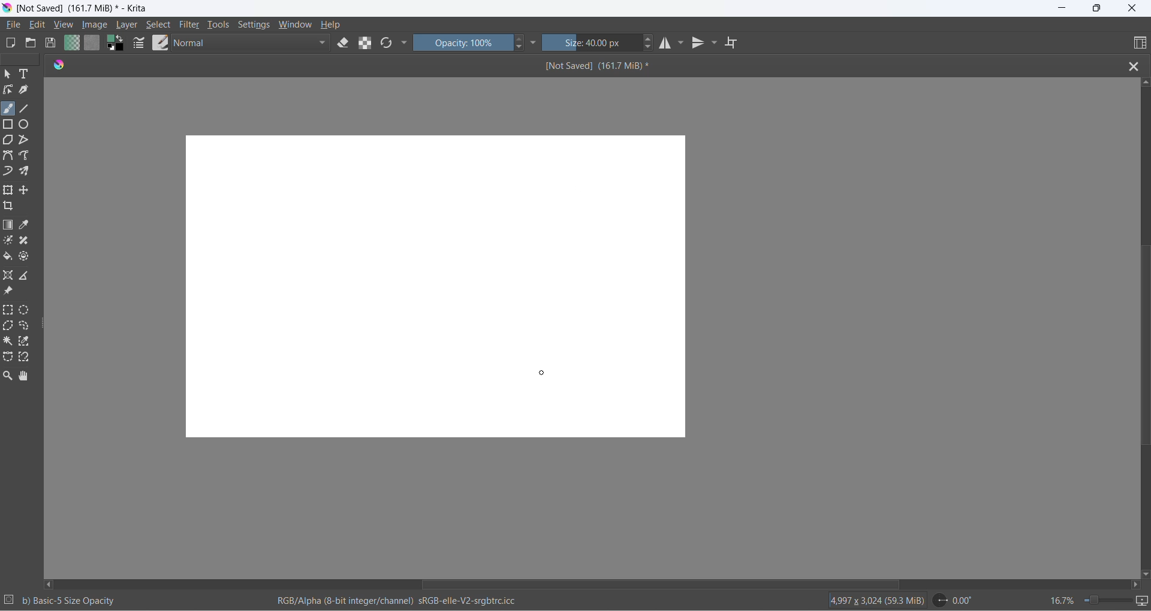 The height and width of the screenshot is (611, 1151). I want to click on scroll right button, so click(1134, 585).